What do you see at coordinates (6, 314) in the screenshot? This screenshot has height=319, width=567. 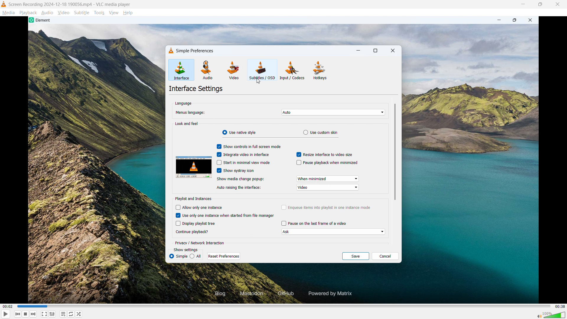 I see `Play ` at bounding box center [6, 314].